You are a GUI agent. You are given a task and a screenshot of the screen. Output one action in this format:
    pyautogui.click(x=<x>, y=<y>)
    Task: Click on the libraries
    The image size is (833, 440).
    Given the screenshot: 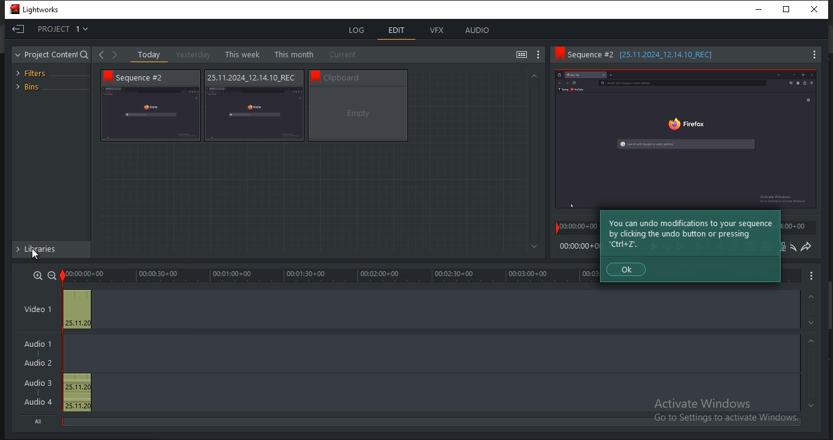 What is the action you would take?
    pyautogui.click(x=50, y=250)
    